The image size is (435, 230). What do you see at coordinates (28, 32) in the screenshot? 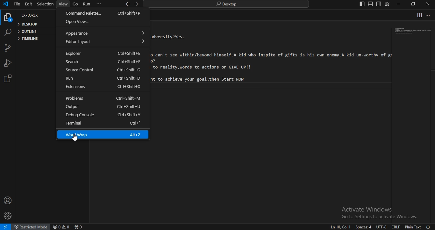
I see `outline` at bounding box center [28, 32].